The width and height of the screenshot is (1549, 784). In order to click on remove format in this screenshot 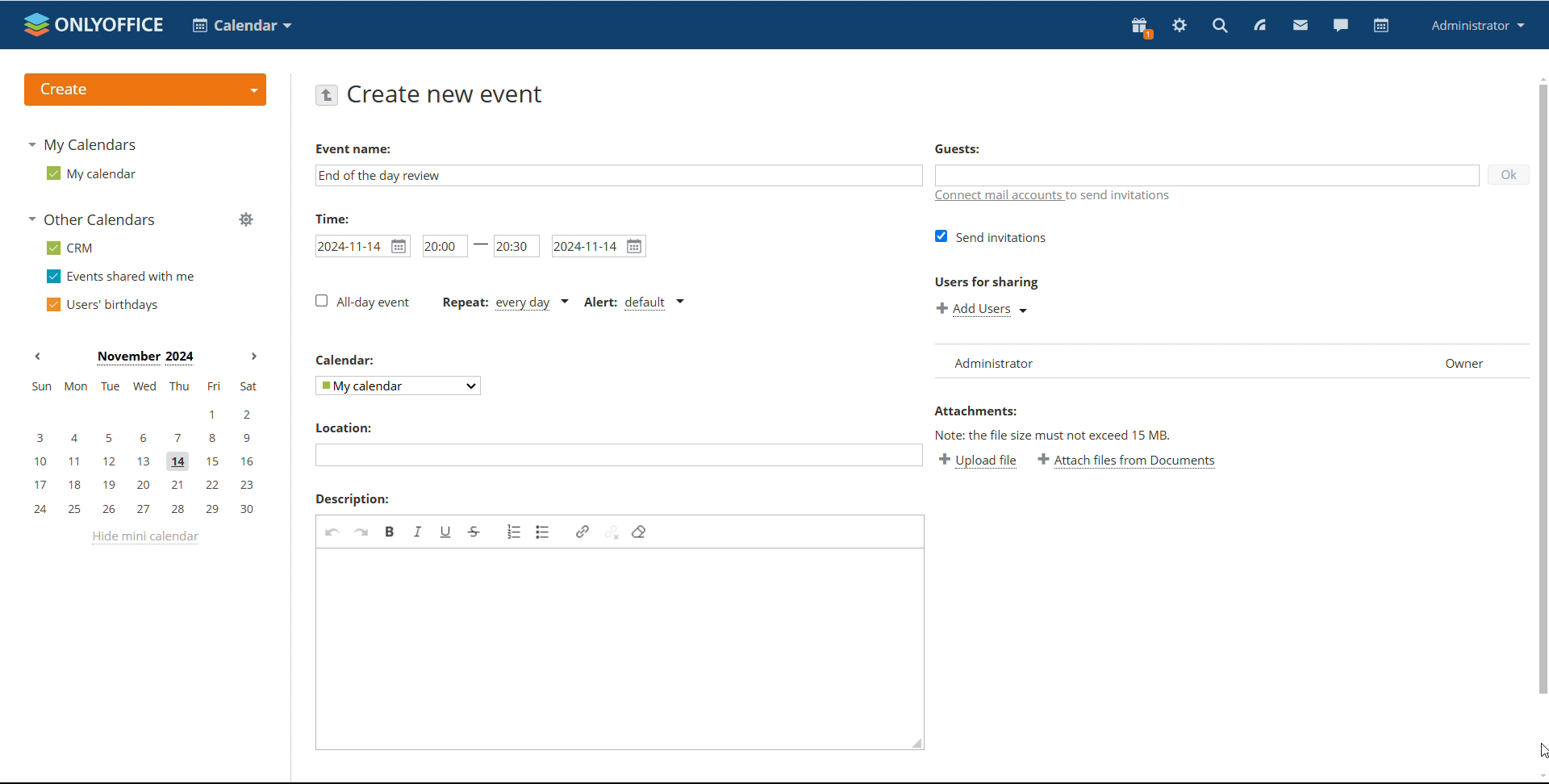, I will do `click(639, 532)`.